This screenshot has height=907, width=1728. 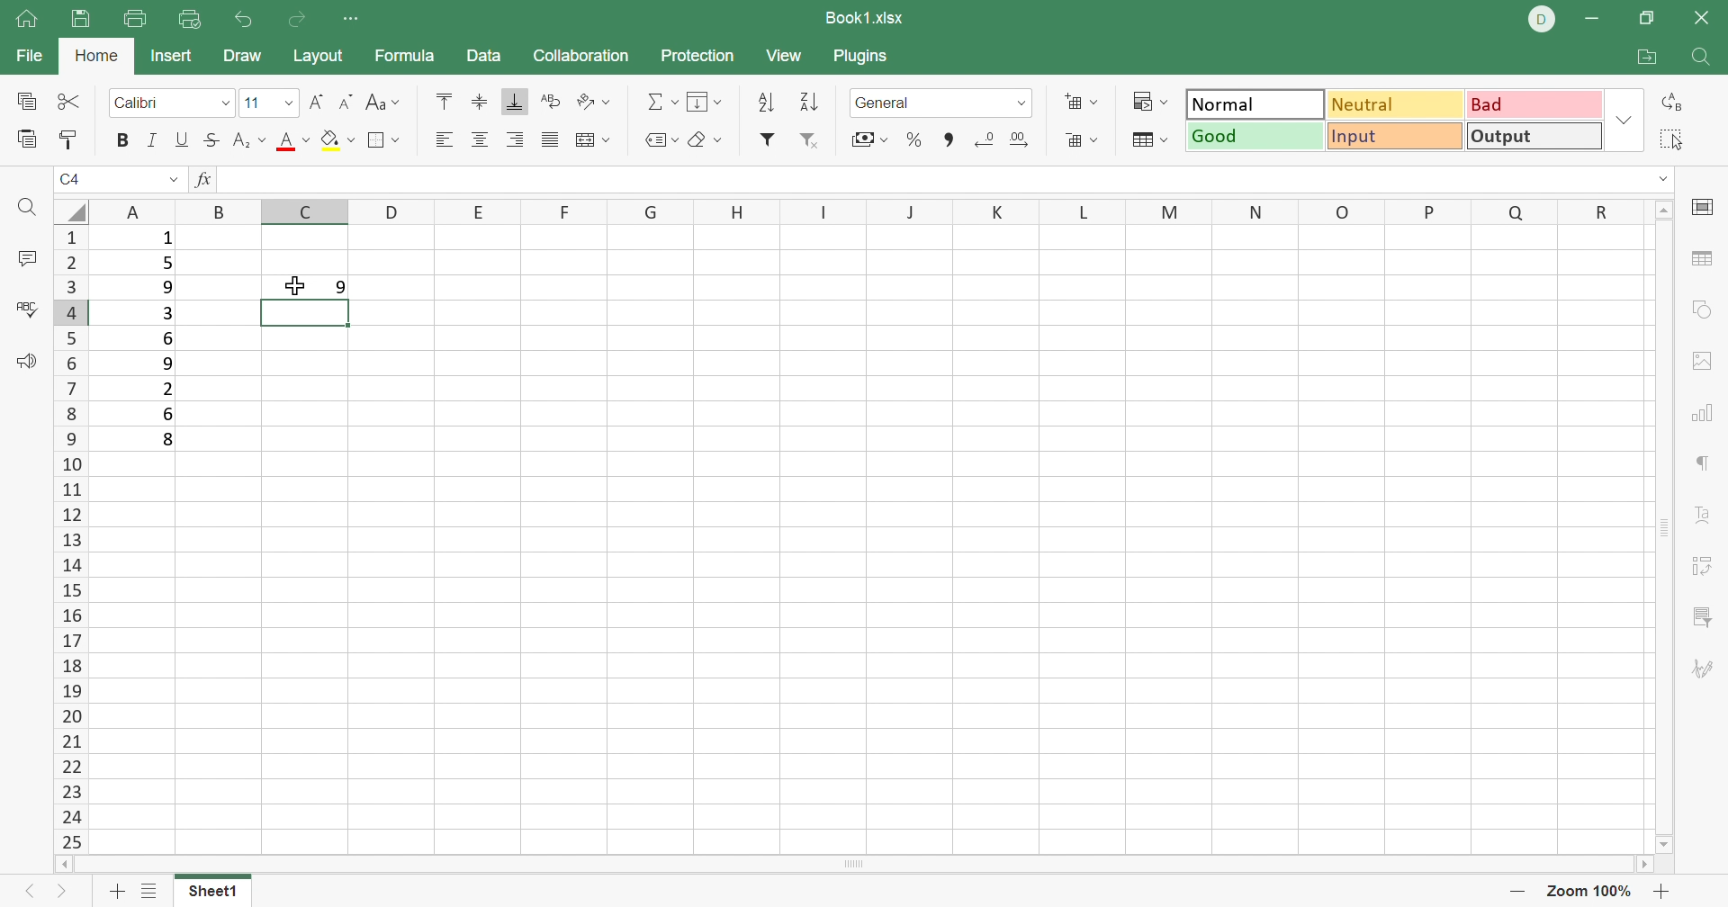 I want to click on Good, so click(x=1254, y=137).